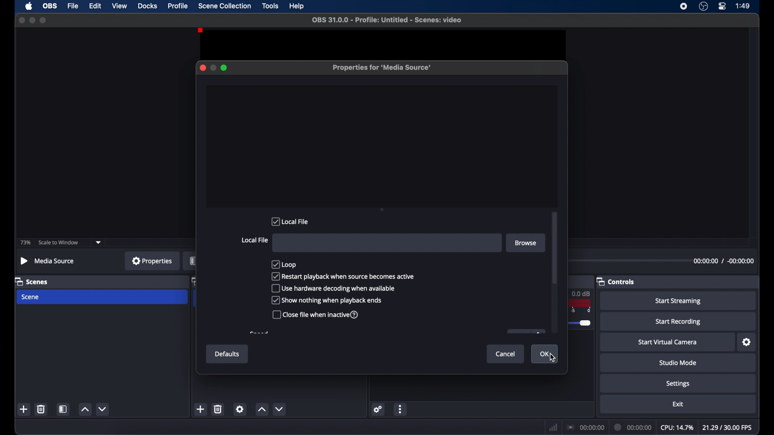 This screenshot has width=774, height=435. Describe the element at coordinates (679, 363) in the screenshot. I see `studio mode` at that location.